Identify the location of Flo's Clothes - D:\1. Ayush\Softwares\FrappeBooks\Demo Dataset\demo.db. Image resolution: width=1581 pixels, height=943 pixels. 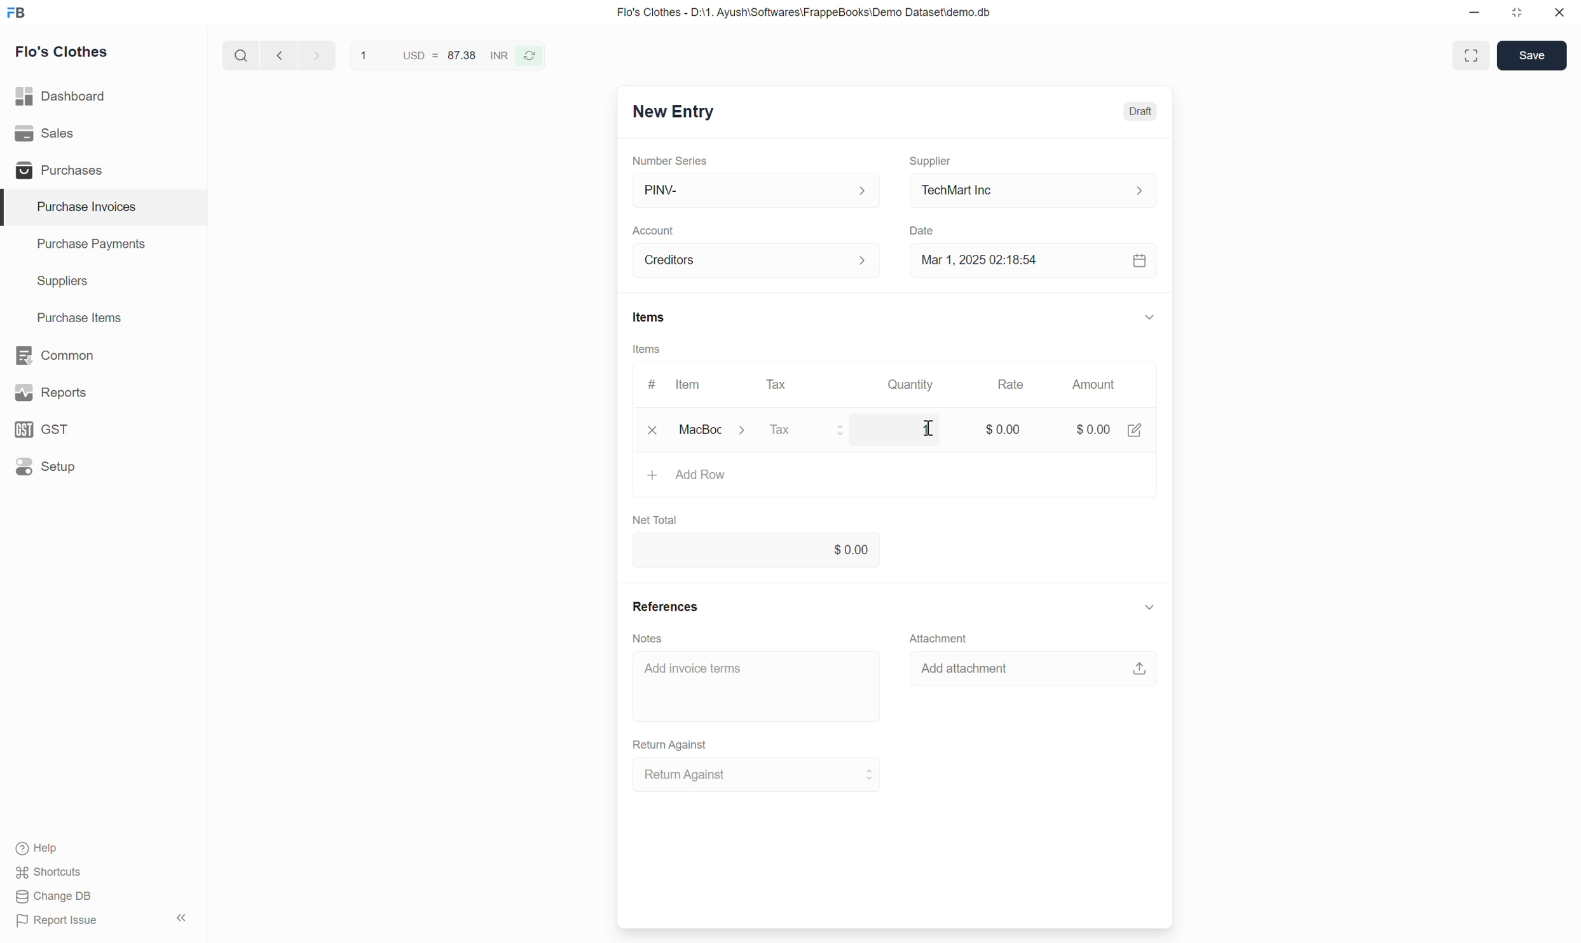
(804, 11).